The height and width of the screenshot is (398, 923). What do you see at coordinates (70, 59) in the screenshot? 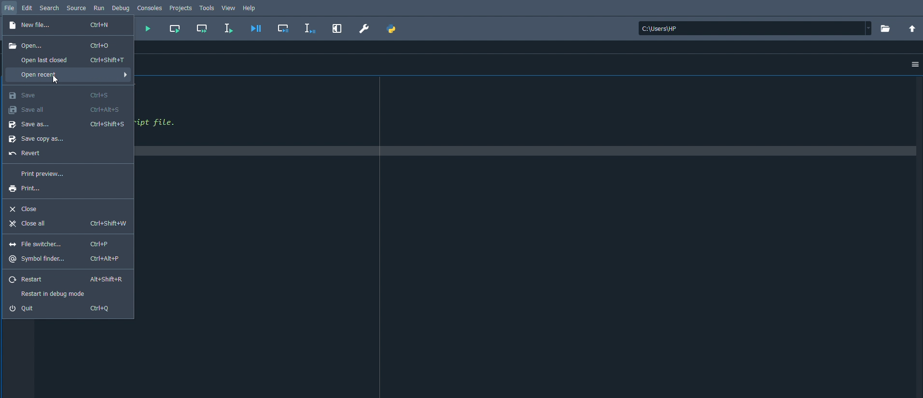
I see `Open last closed` at bounding box center [70, 59].